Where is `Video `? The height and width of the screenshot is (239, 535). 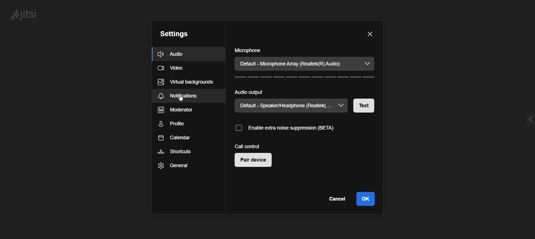 Video  is located at coordinates (179, 69).